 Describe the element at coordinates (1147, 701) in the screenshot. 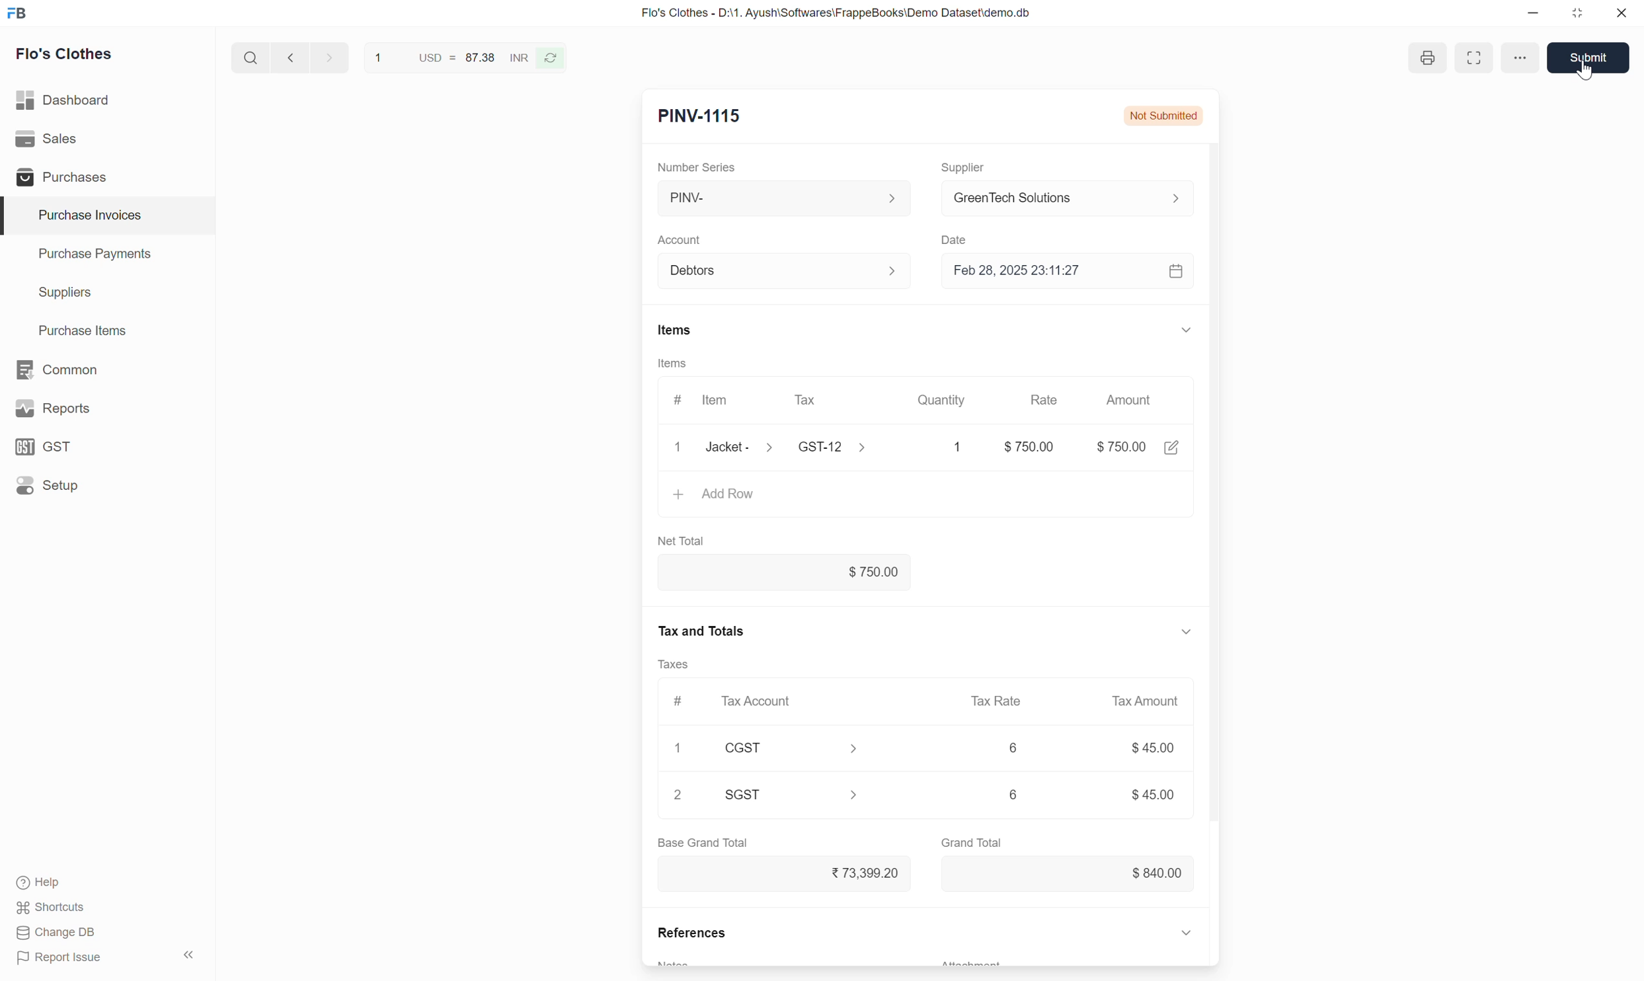

I see `Tax Amount` at that location.